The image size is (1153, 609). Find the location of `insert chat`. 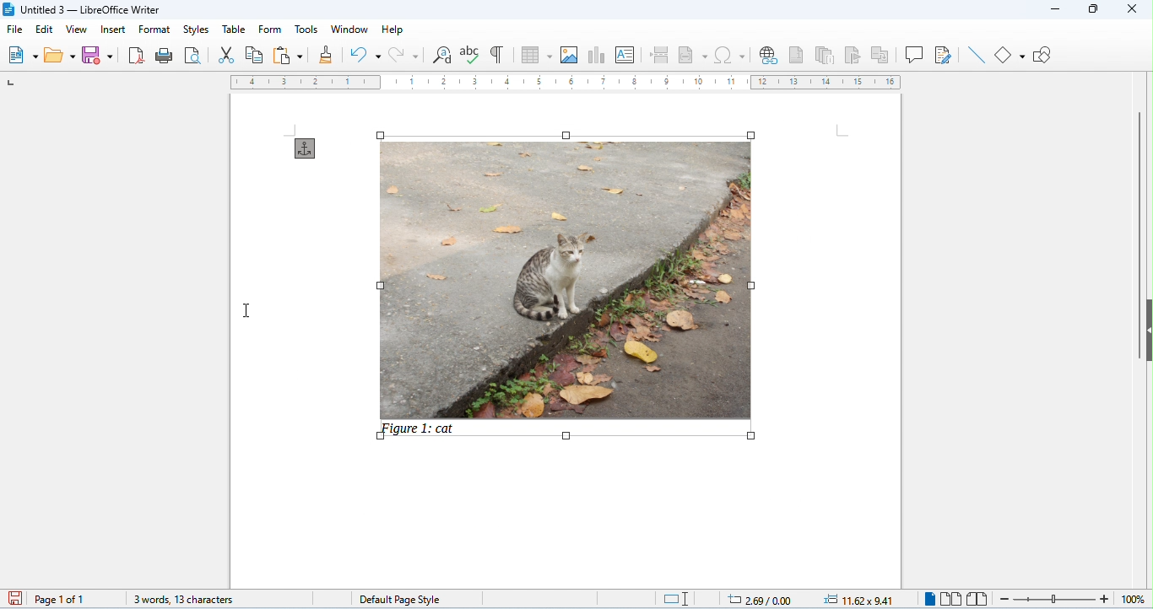

insert chat is located at coordinates (597, 57).